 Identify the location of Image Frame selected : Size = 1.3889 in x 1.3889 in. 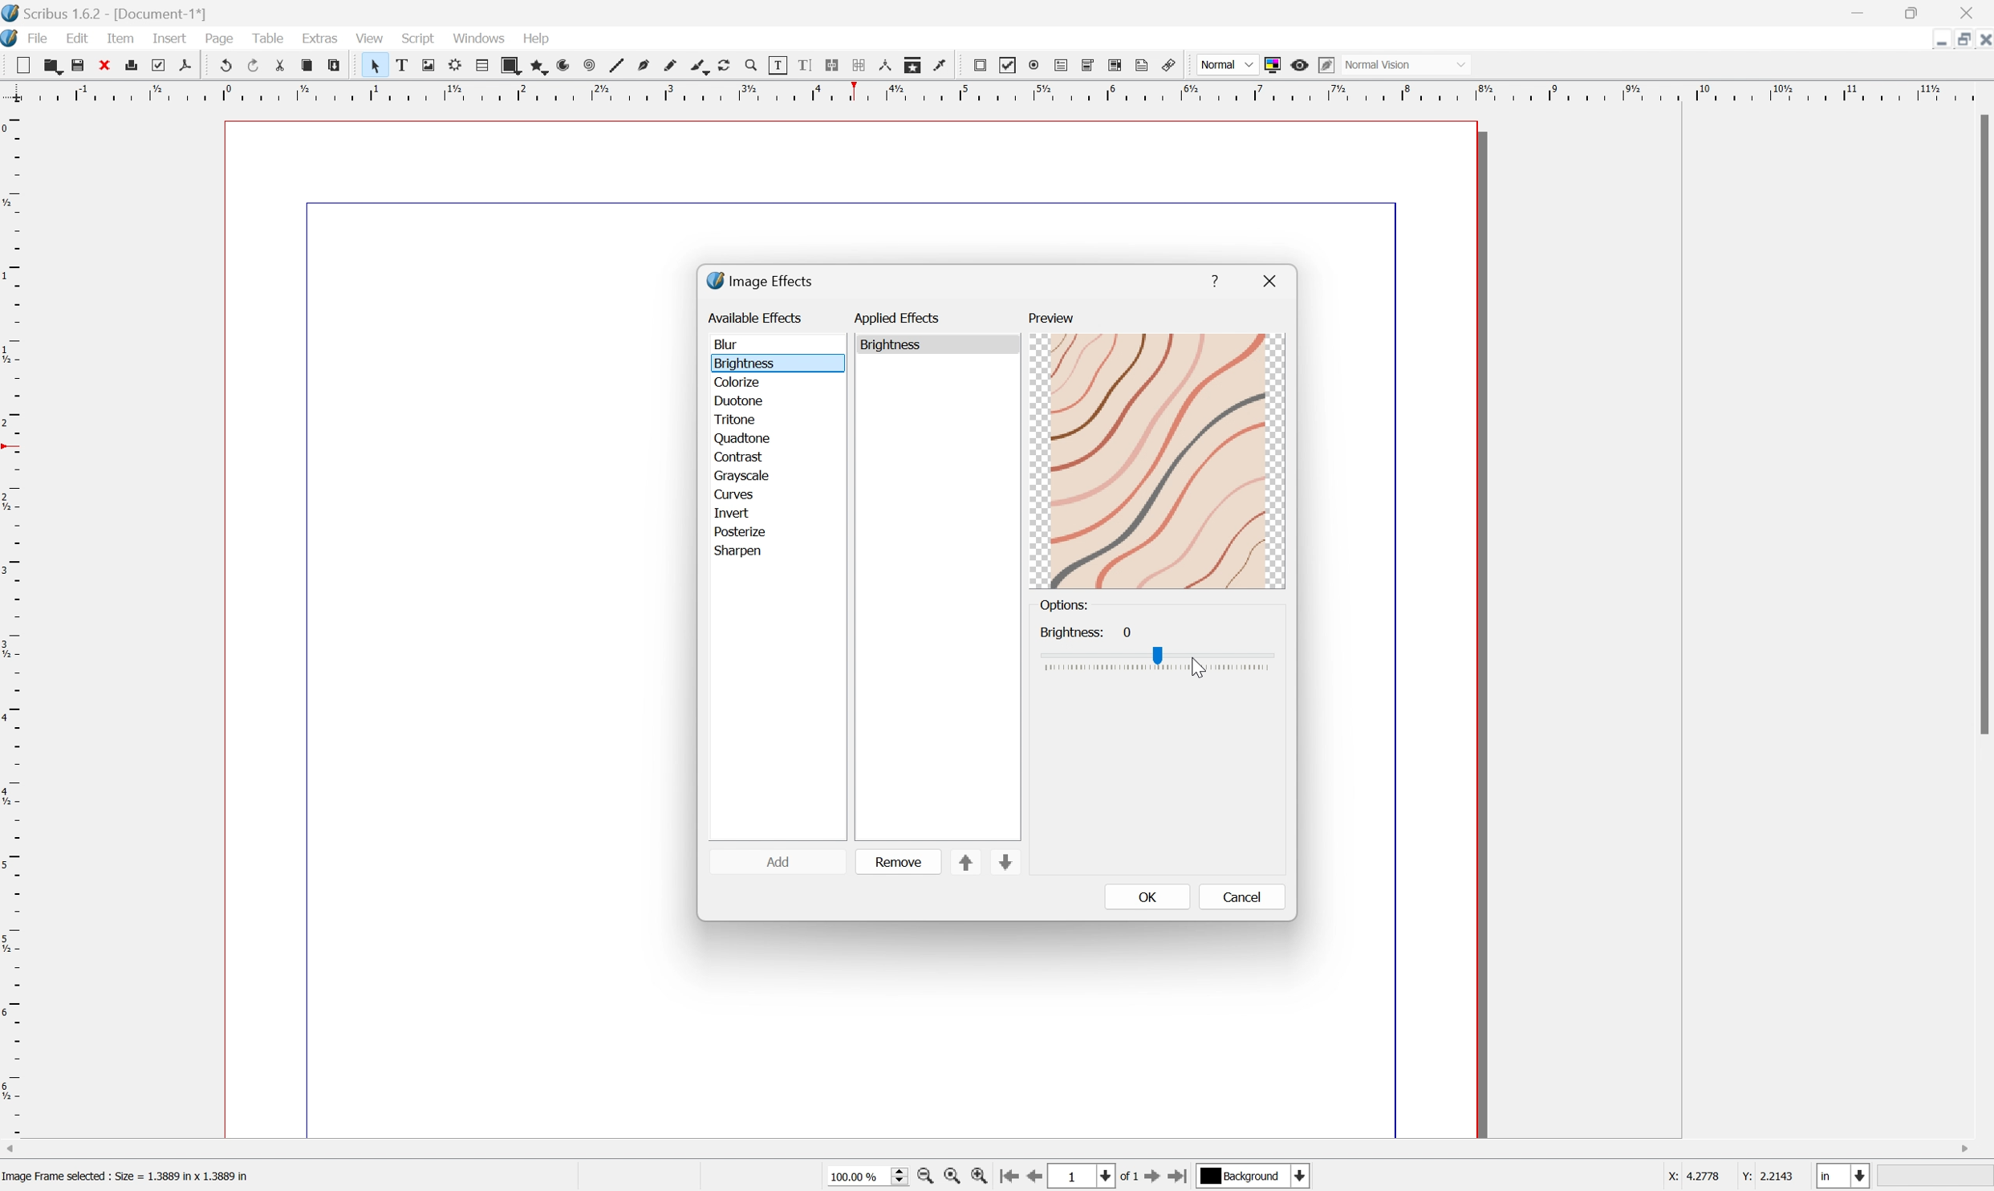
(127, 1177).